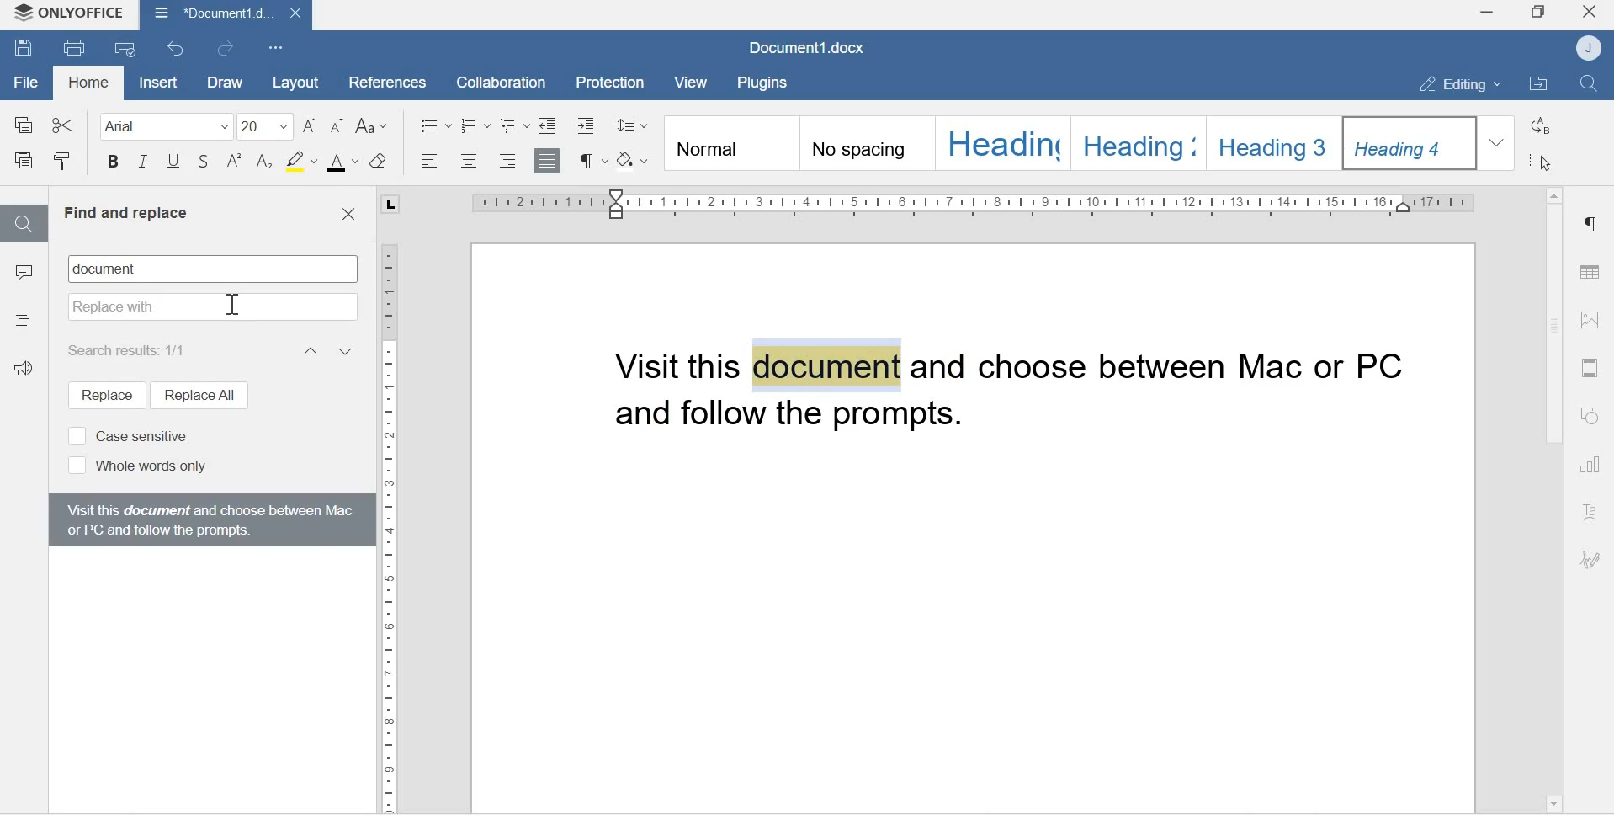 The image size is (1614, 815). What do you see at coordinates (160, 125) in the screenshot?
I see `Font` at bounding box center [160, 125].